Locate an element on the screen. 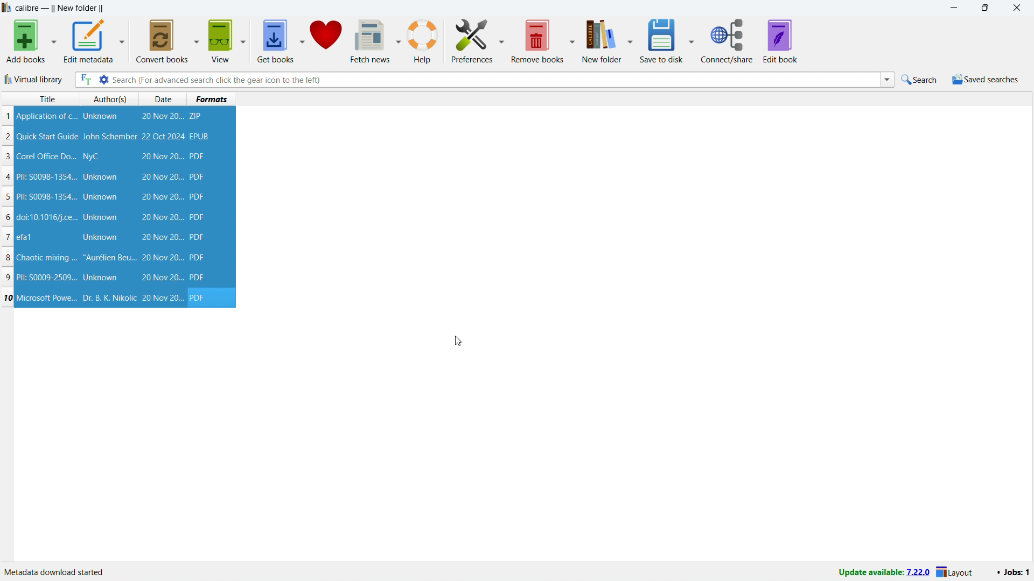  convert books is located at coordinates (163, 41).